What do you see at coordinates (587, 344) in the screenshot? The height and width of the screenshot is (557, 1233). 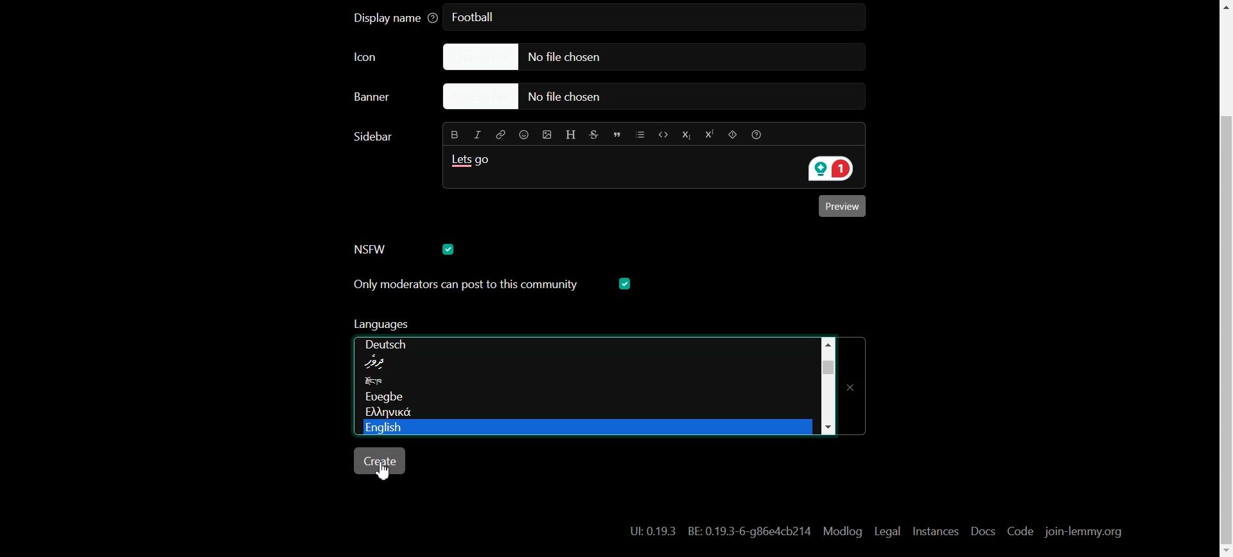 I see `Language` at bounding box center [587, 344].